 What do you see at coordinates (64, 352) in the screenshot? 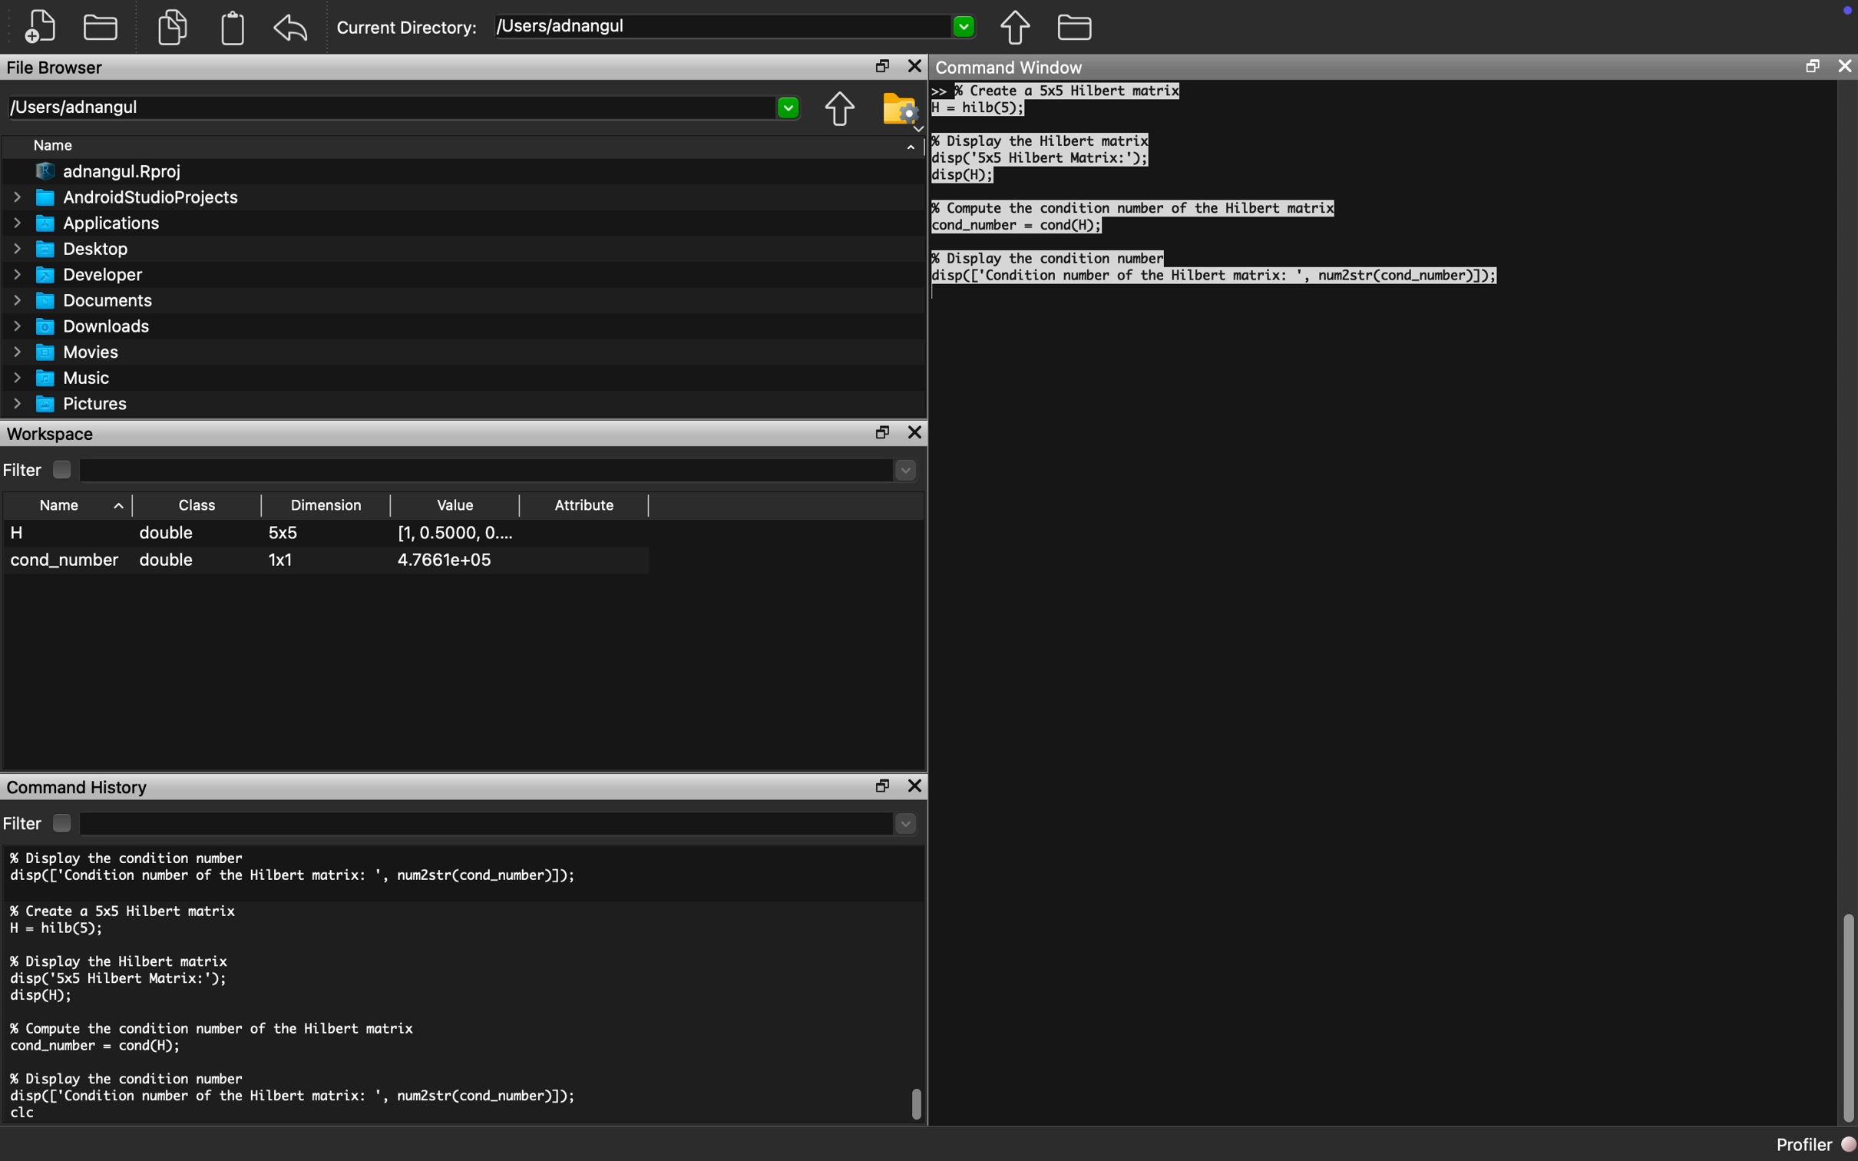
I see `Movies` at bounding box center [64, 352].